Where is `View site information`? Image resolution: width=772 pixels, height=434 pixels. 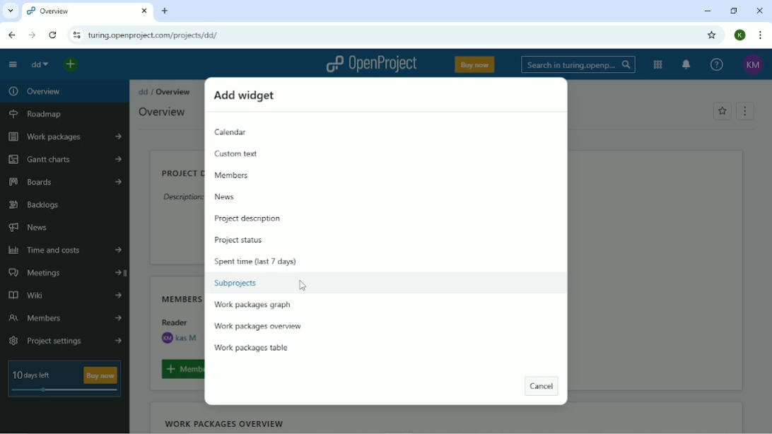
View site information is located at coordinates (77, 35).